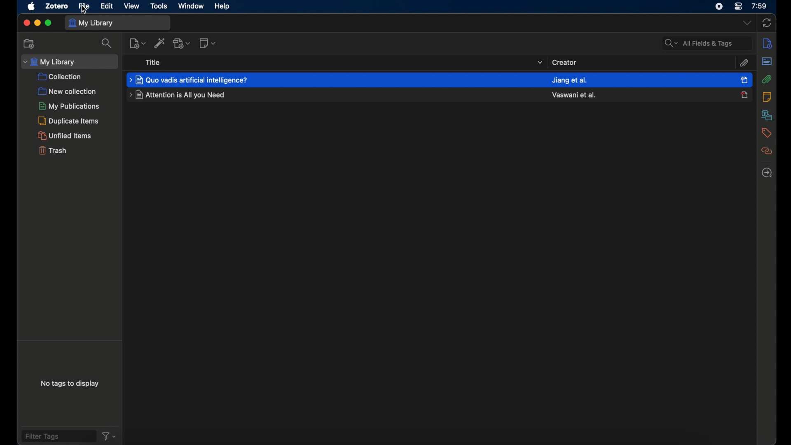 The image size is (791, 445). Describe the element at coordinates (539, 63) in the screenshot. I see `title dropdown menu` at that location.